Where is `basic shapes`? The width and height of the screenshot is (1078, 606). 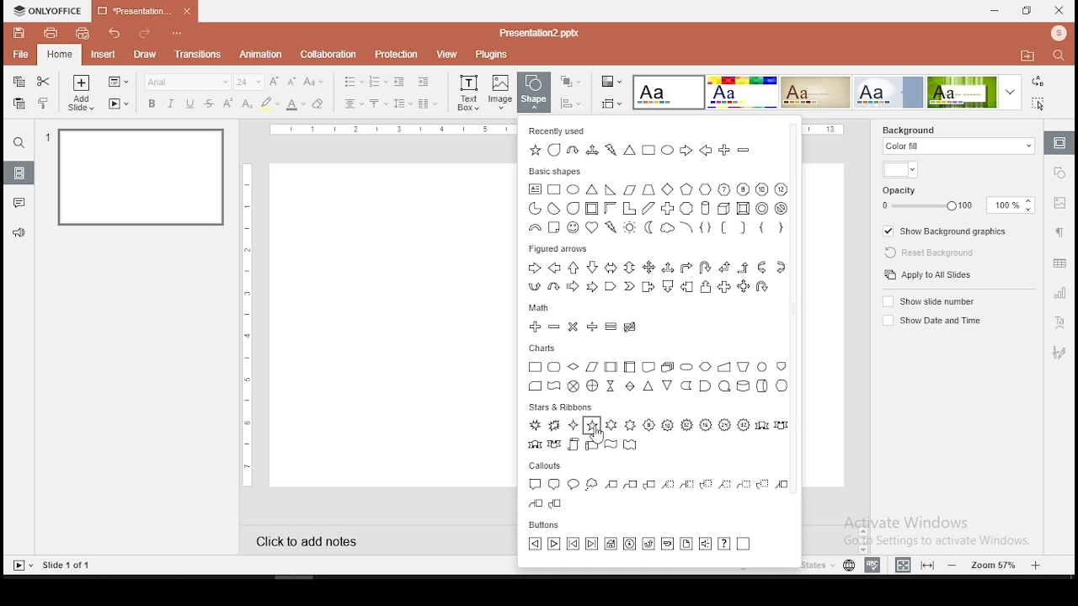
basic shapes is located at coordinates (662, 210).